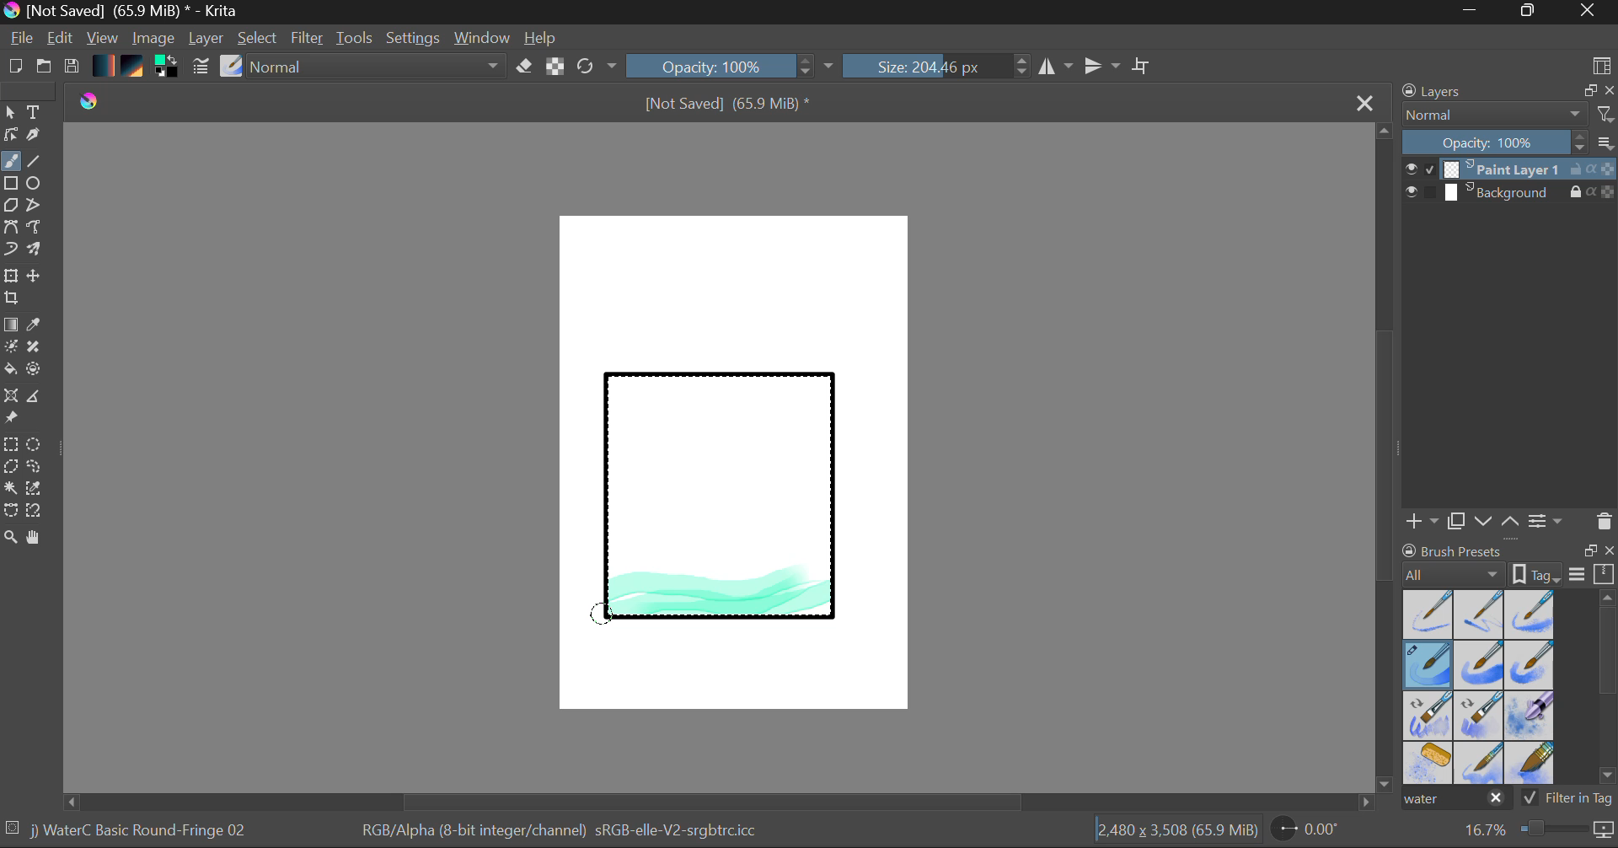  I want to click on Move Layer, so click(35, 276).